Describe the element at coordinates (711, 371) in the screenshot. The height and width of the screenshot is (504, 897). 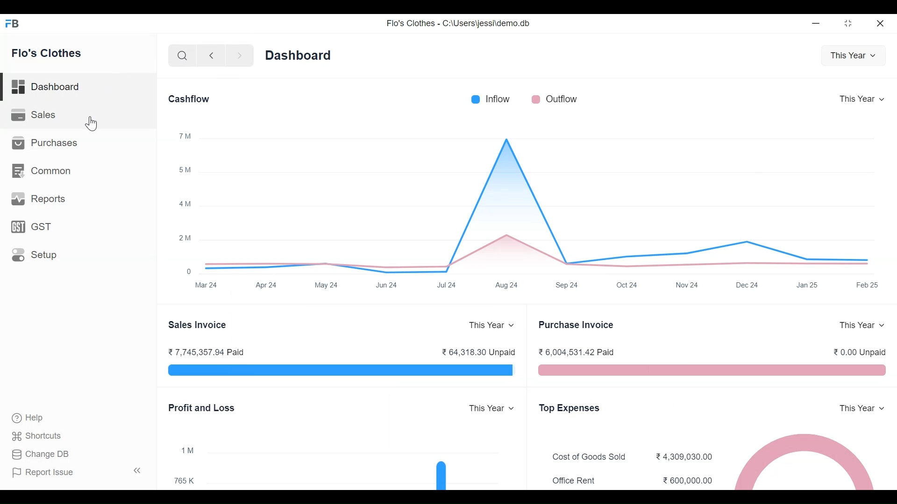
I see `The Purchase Invoice section shows the total outstanding amount that Flo's Company have to pay to their suppliers for  purchases` at that location.